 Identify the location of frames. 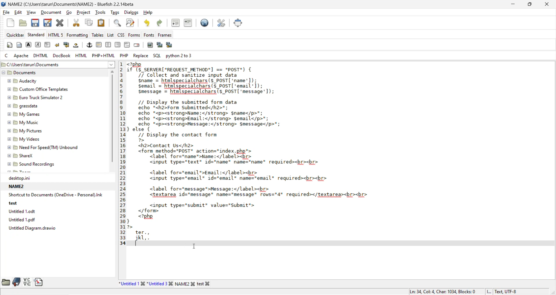
(167, 36).